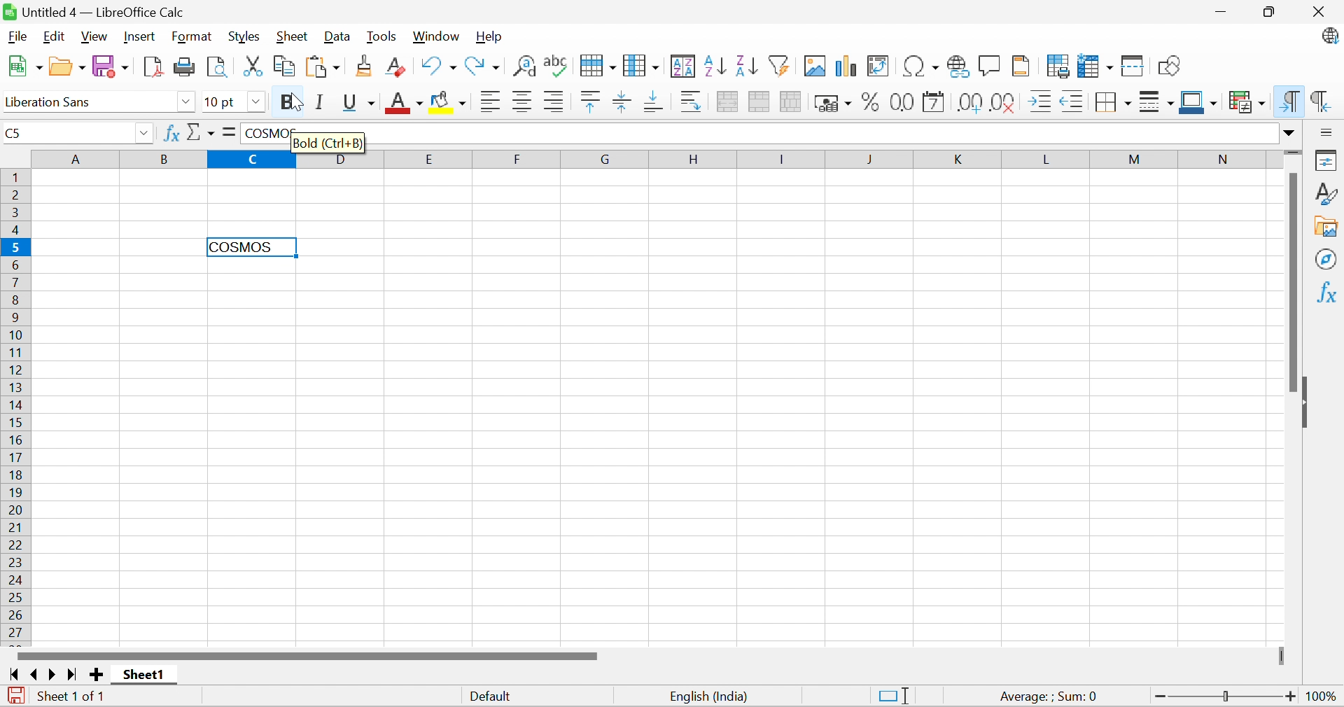 The image size is (1344, 707). What do you see at coordinates (815, 66) in the screenshot?
I see `Insert Image` at bounding box center [815, 66].